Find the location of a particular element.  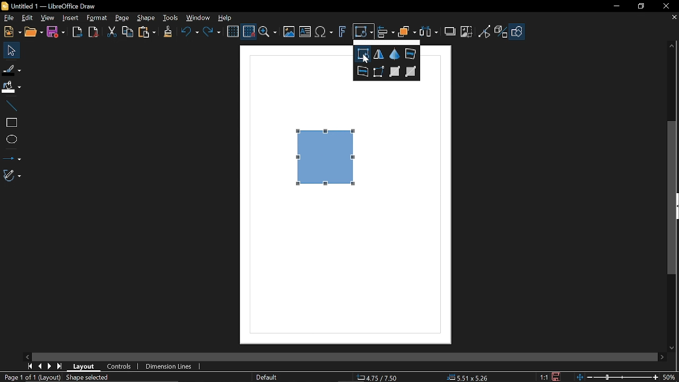

Go to first page  is located at coordinates (30, 367).